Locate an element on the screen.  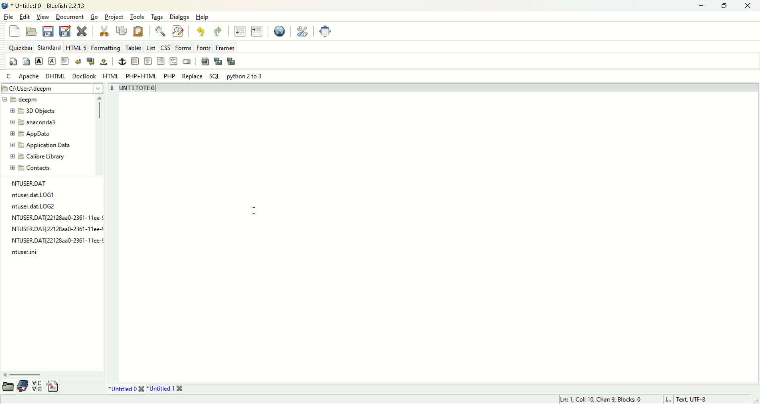
replace is located at coordinates (192, 76).